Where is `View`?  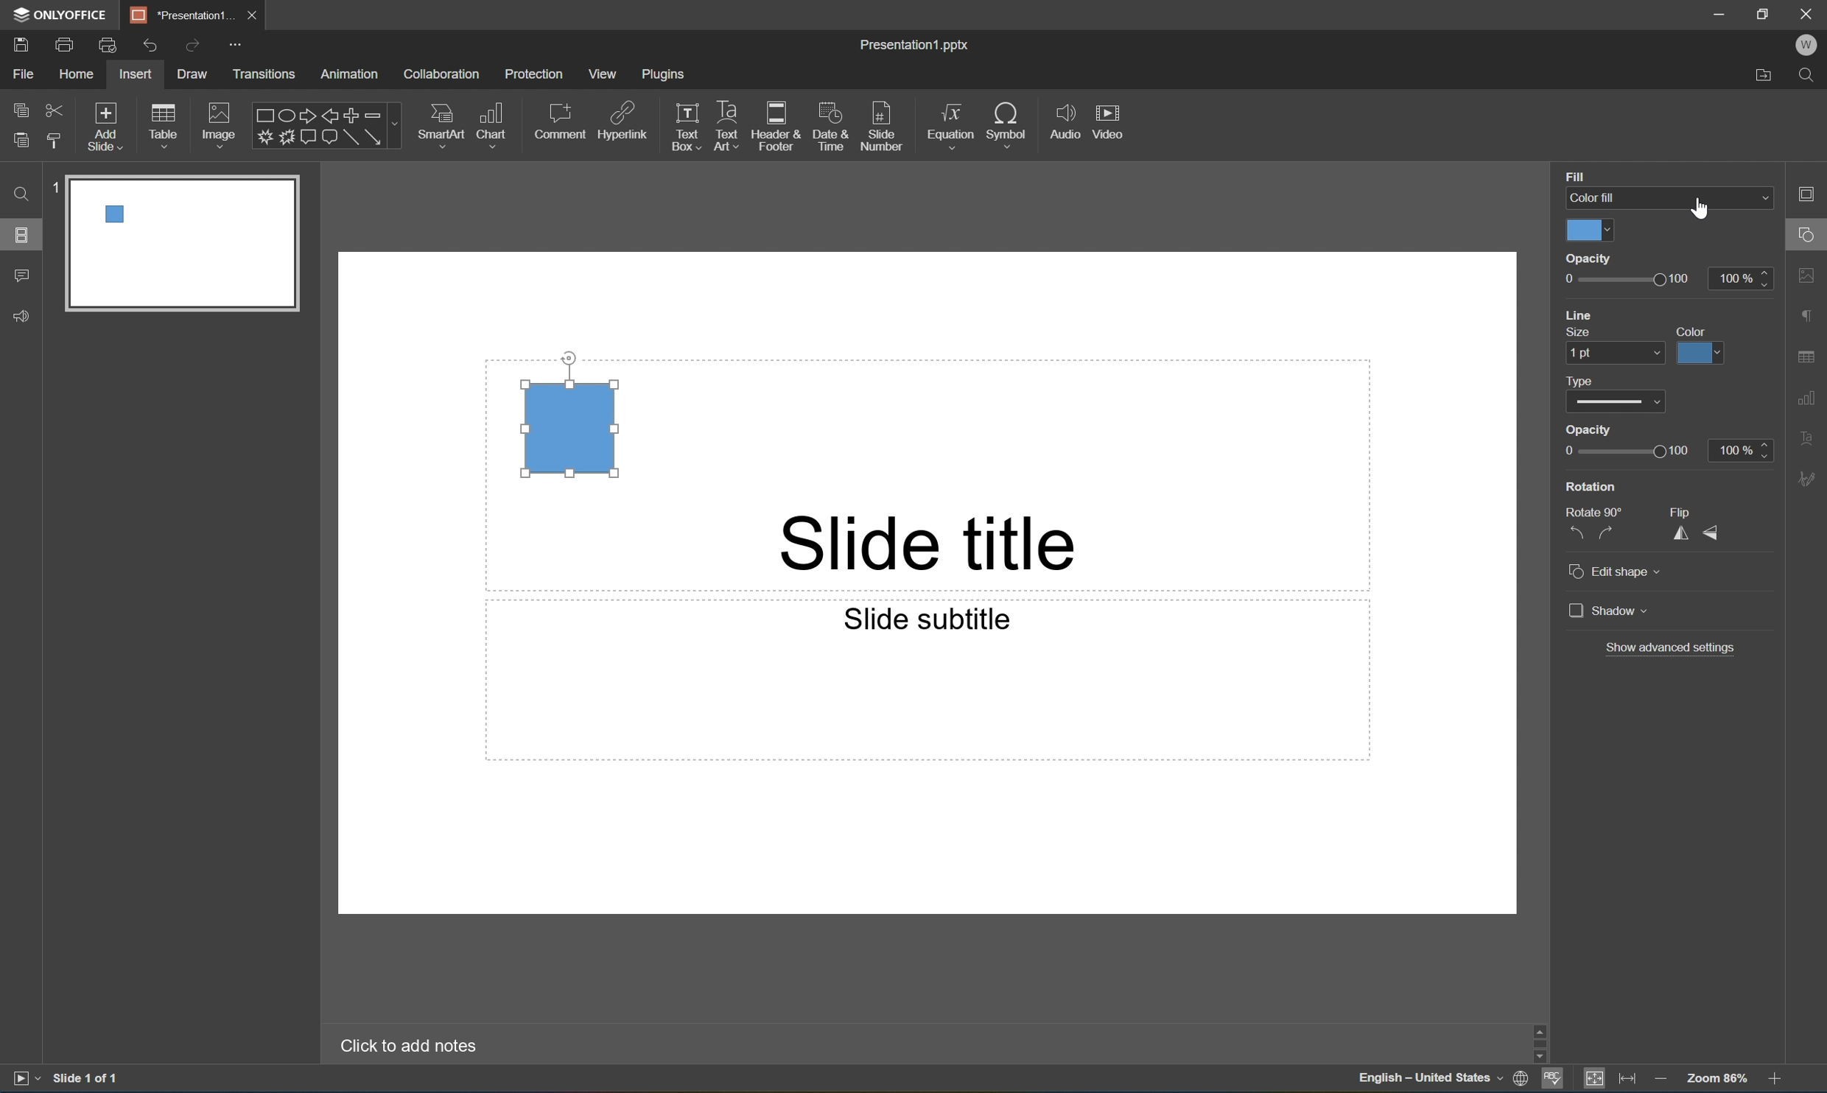
View is located at coordinates (603, 74).